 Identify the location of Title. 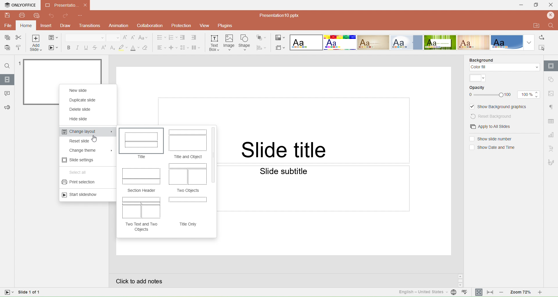
(142, 157).